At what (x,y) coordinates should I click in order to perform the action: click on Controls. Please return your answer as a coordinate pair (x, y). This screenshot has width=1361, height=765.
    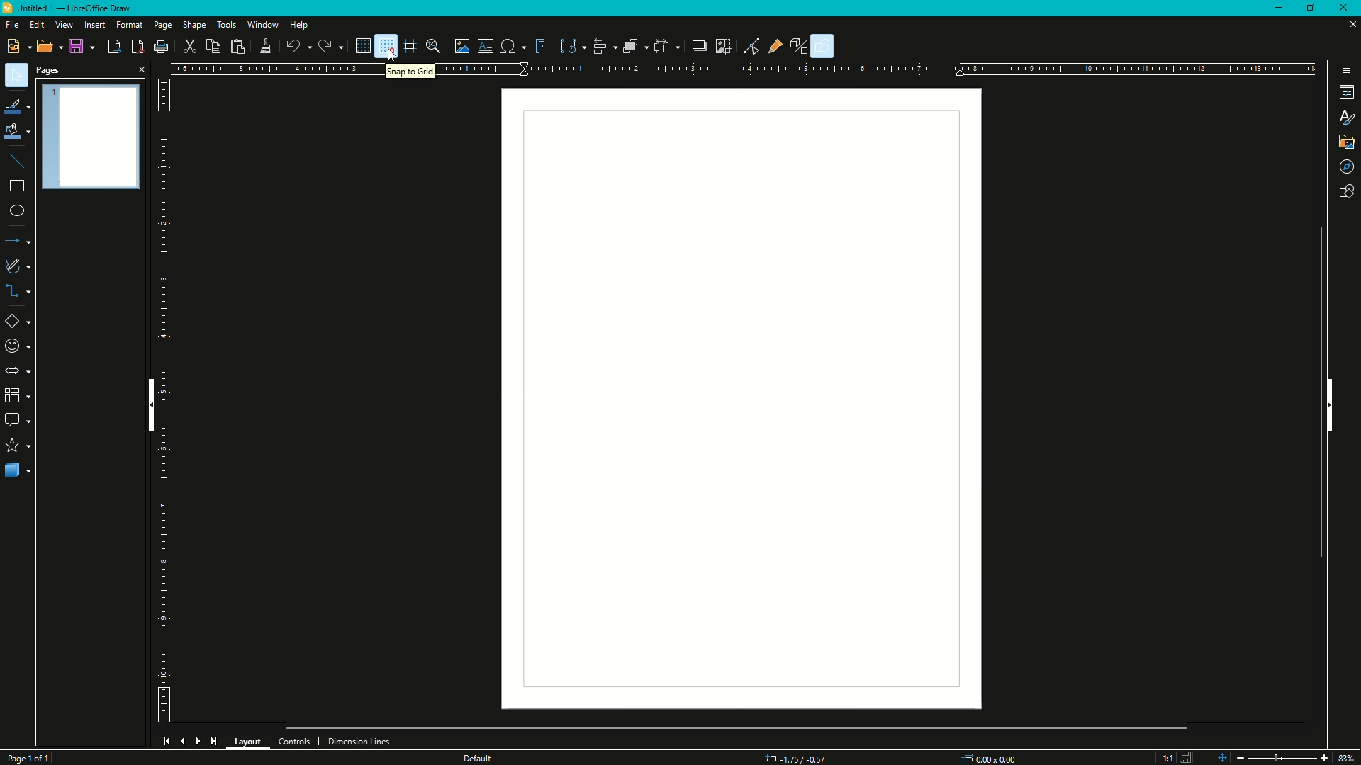
    Looking at the image, I should click on (295, 737).